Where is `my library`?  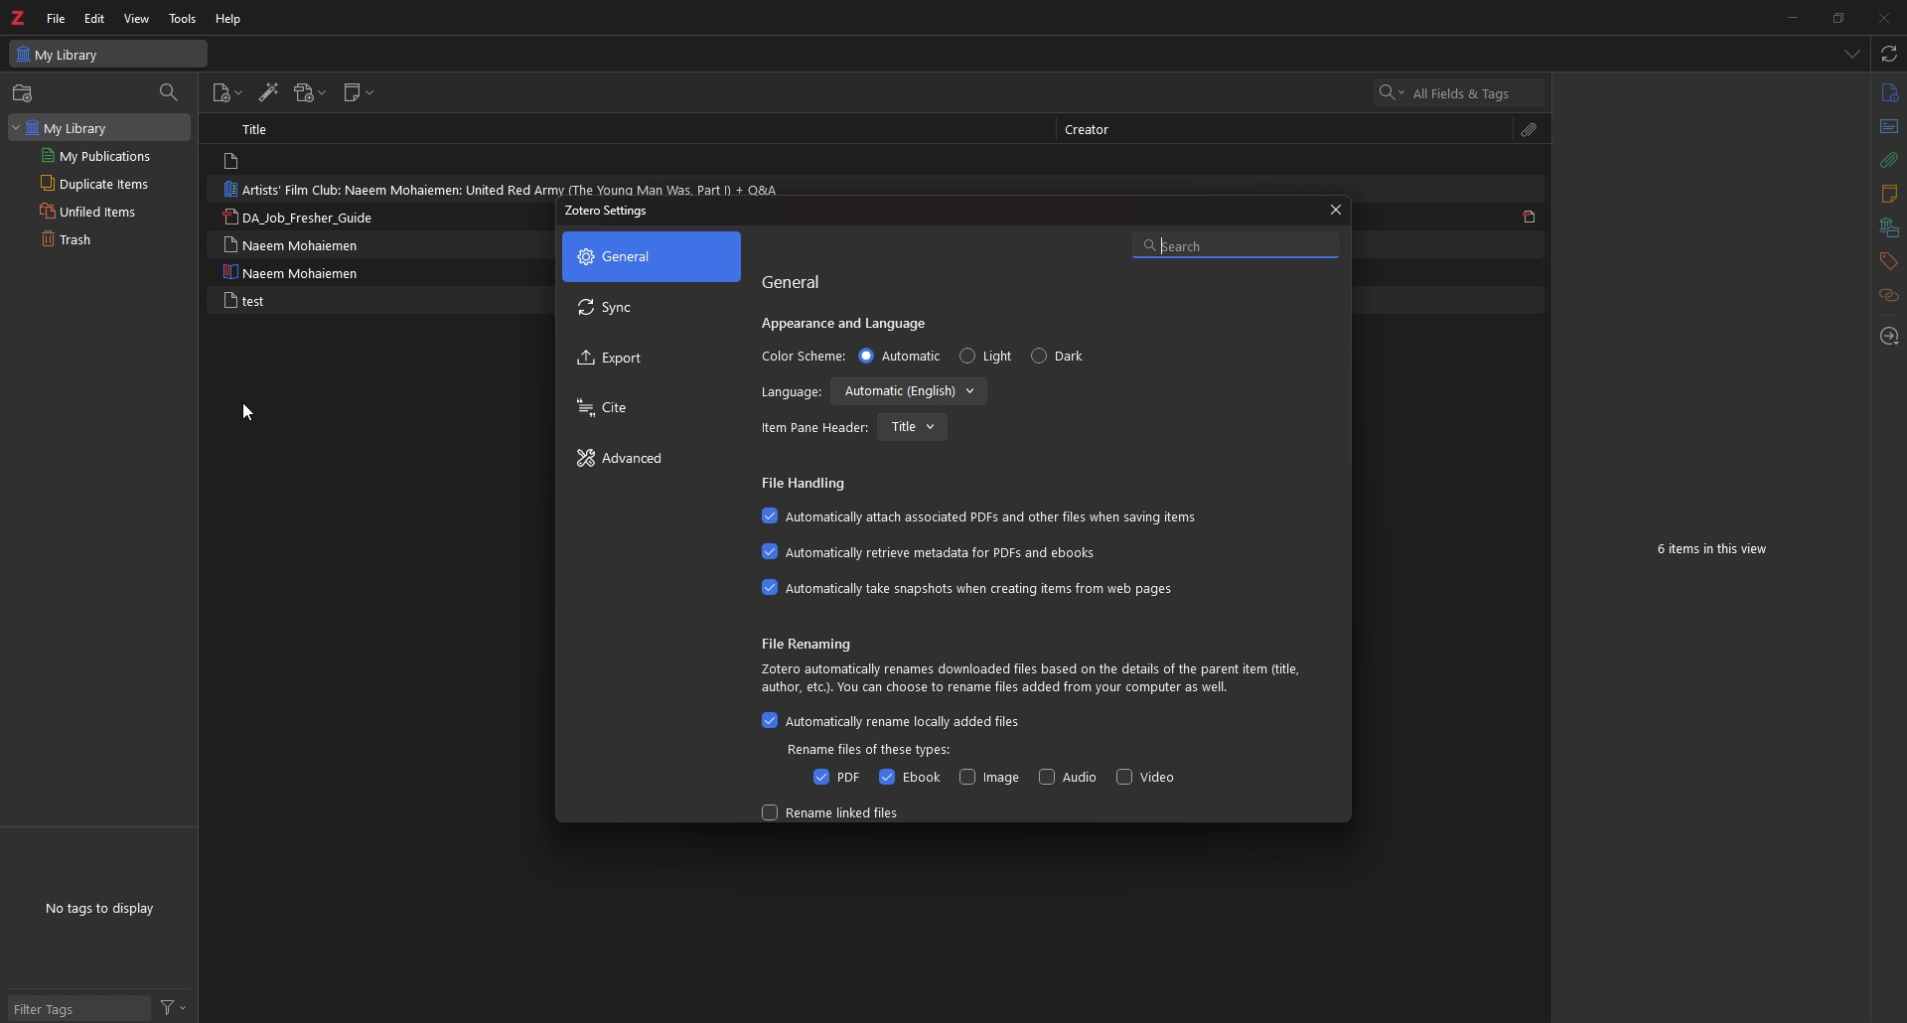 my library is located at coordinates (107, 55).